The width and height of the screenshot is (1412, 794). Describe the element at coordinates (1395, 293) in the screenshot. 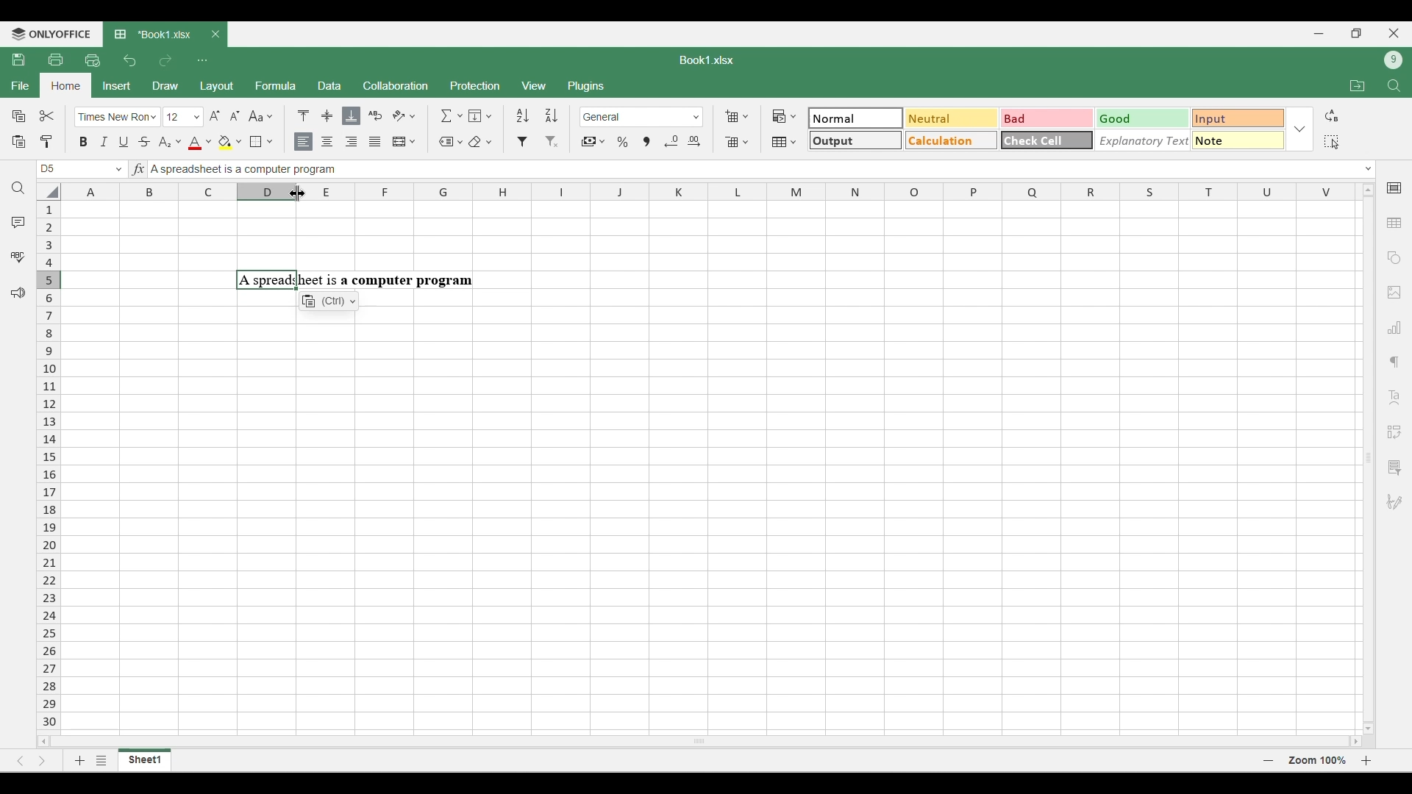

I see `Insert image` at that location.